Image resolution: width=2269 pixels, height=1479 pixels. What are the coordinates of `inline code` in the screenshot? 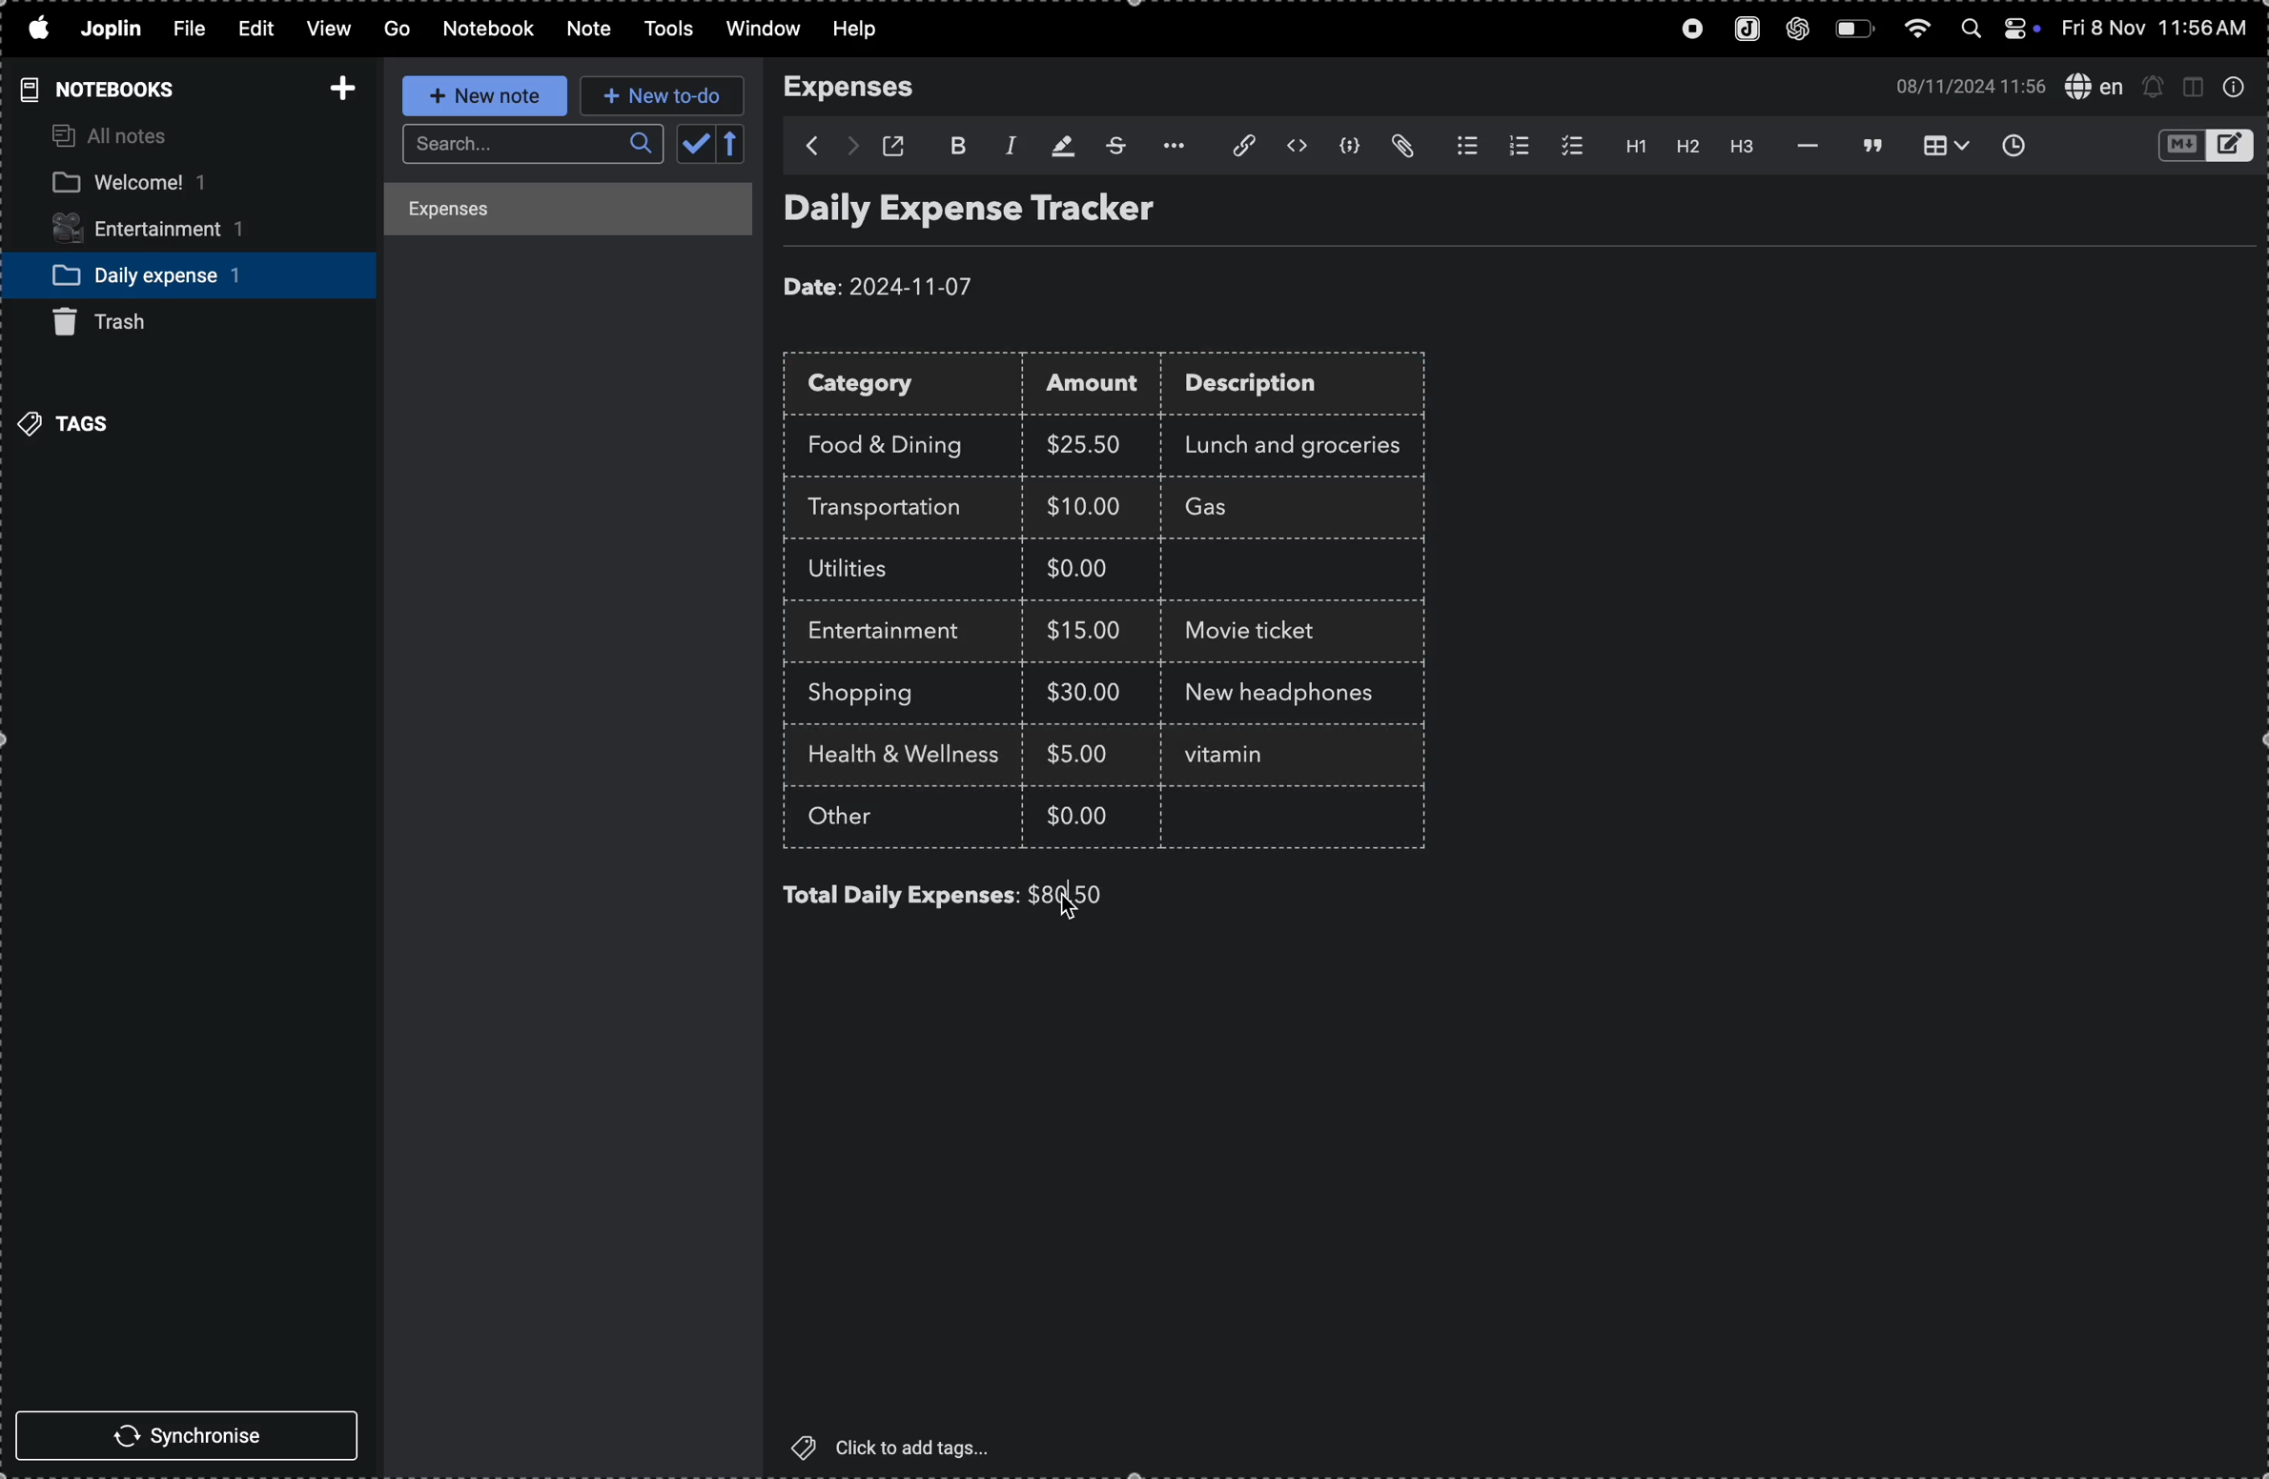 It's located at (1296, 147).